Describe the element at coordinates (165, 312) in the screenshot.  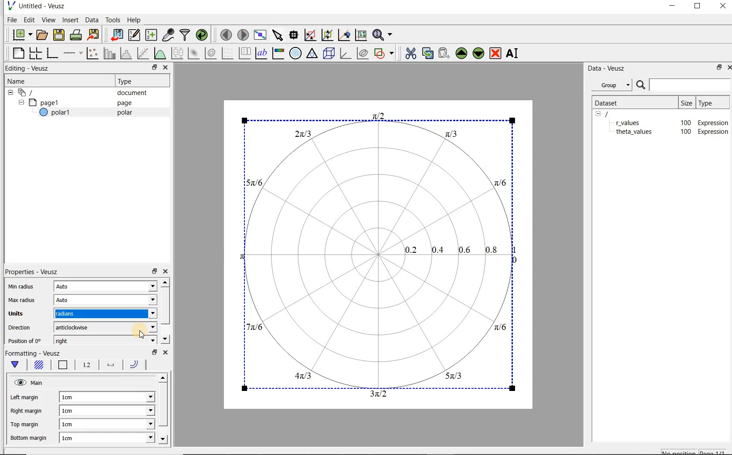
I see `scroll bar` at that location.